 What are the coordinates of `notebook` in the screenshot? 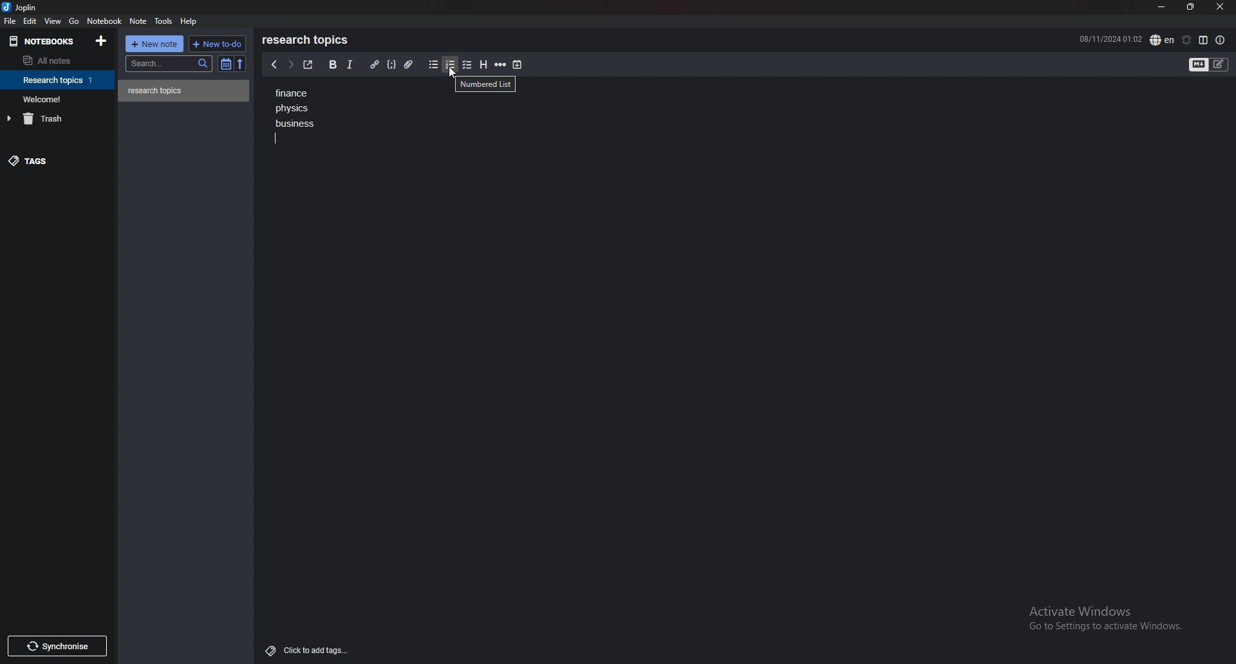 It's located at (106, 21).